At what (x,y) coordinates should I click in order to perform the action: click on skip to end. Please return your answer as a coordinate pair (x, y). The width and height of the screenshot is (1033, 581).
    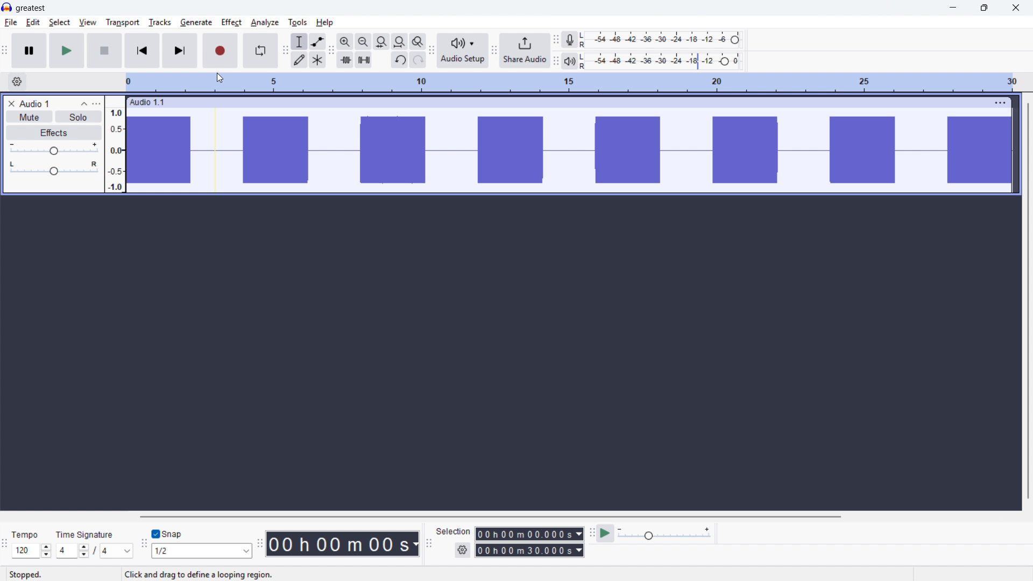
    Looking at the image, I should click on (181, 51).